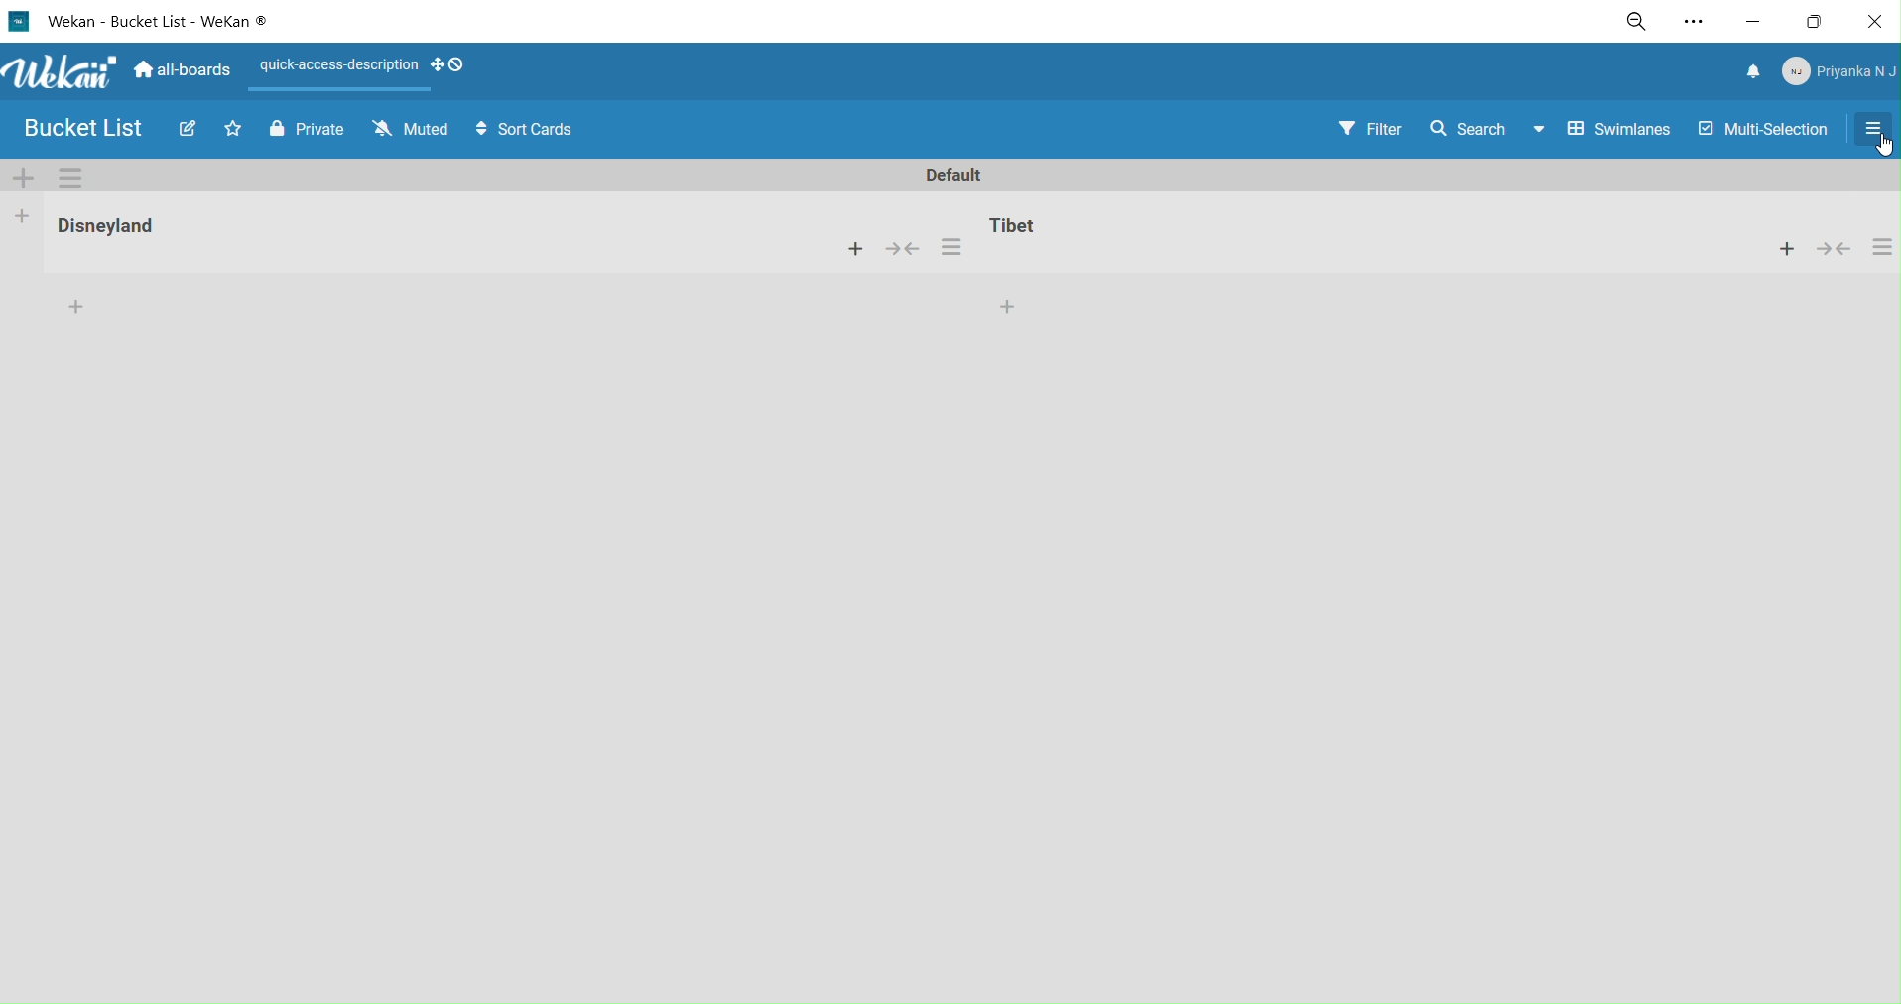  I want to click on add kist, so click(22, 216).